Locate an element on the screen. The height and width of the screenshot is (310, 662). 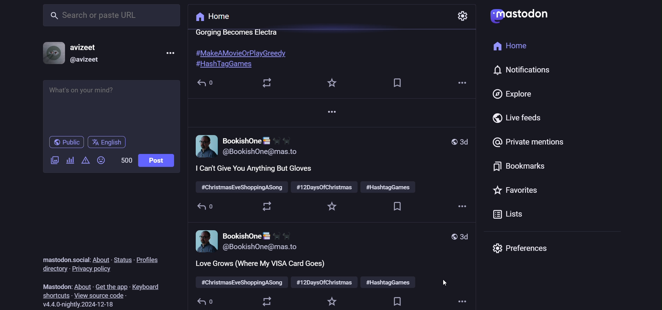
cursor is located at coordinates (444, 282).